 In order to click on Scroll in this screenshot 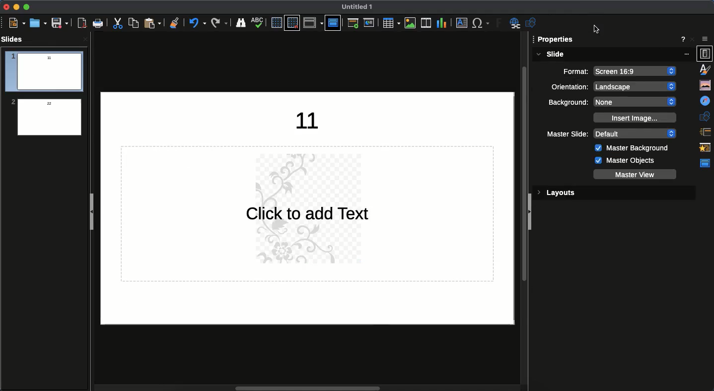, I will do `click(525, 205)`.